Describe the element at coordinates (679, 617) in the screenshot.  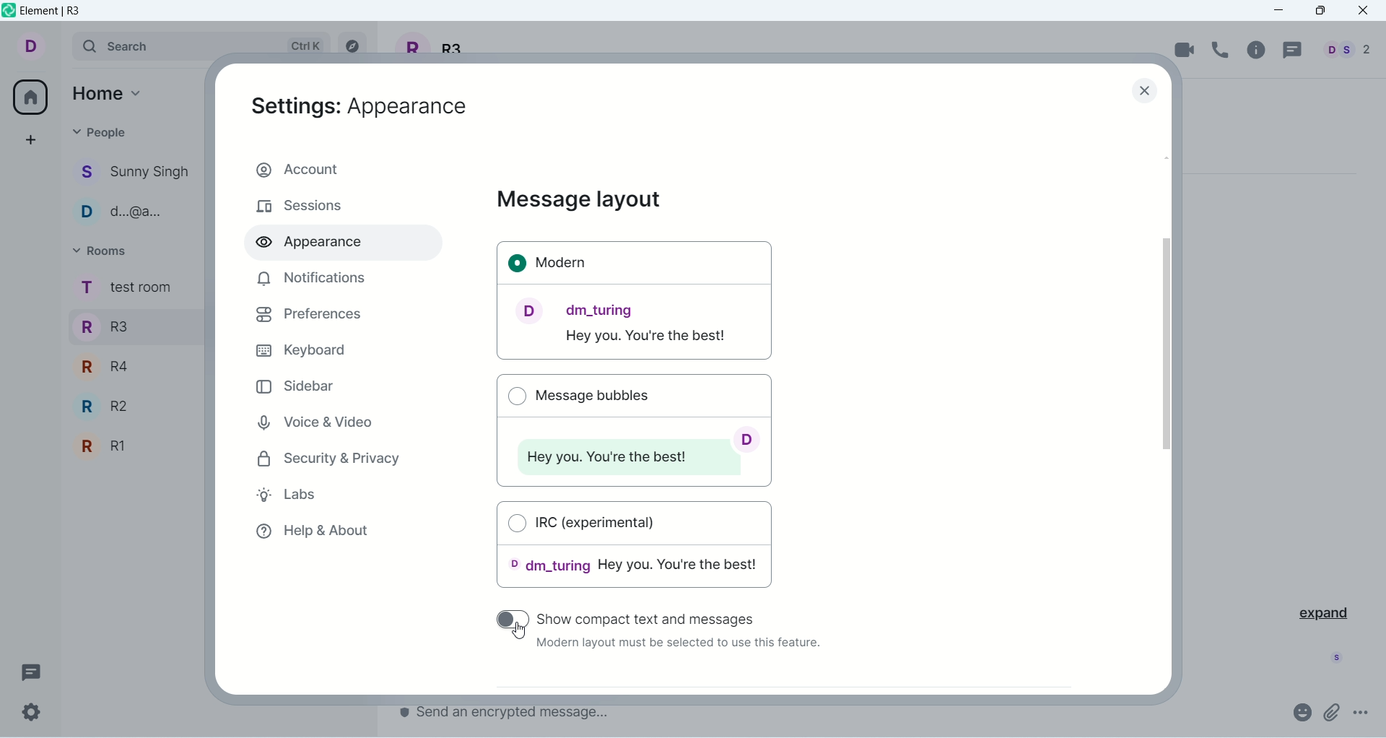
I see `show compact text and message` at that location.